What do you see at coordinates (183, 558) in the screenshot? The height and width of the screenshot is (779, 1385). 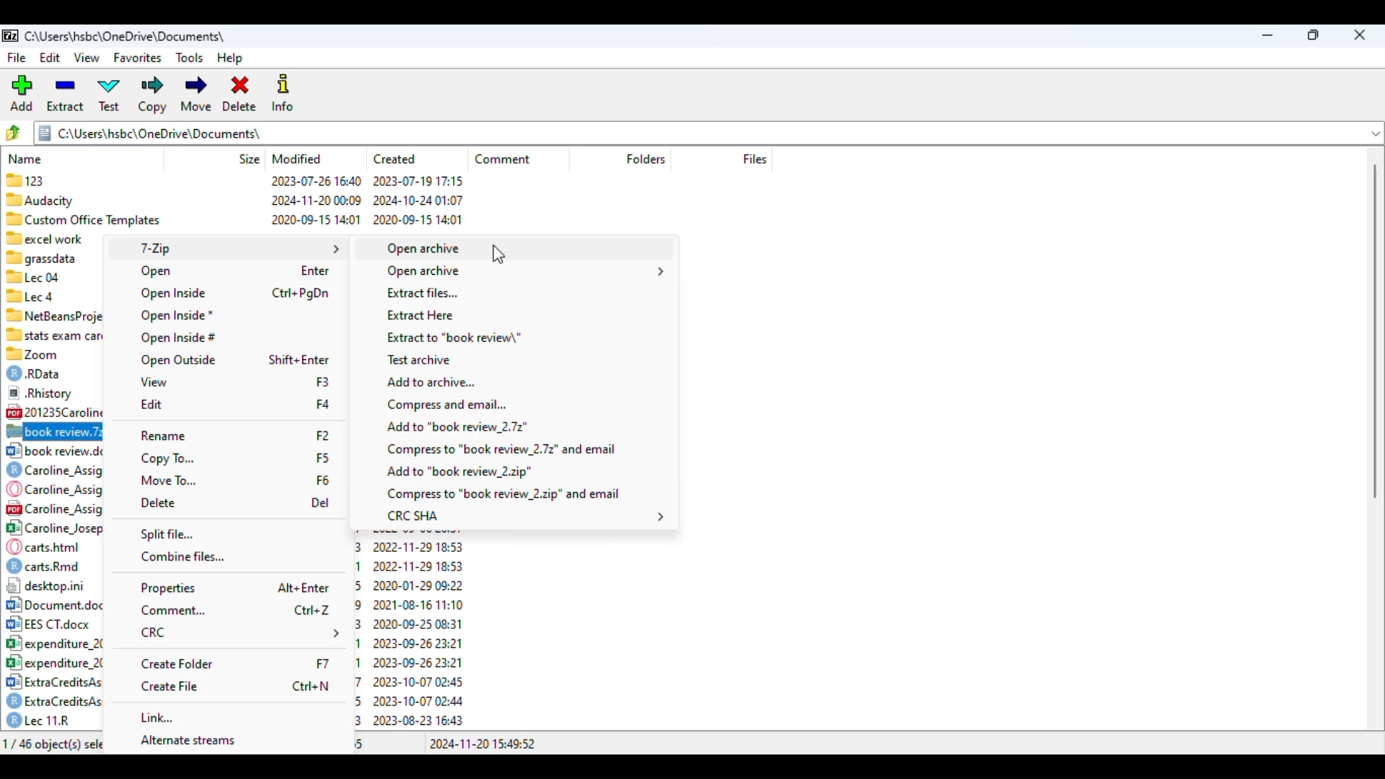 I see `combine files` at bounding box center [183, 558].